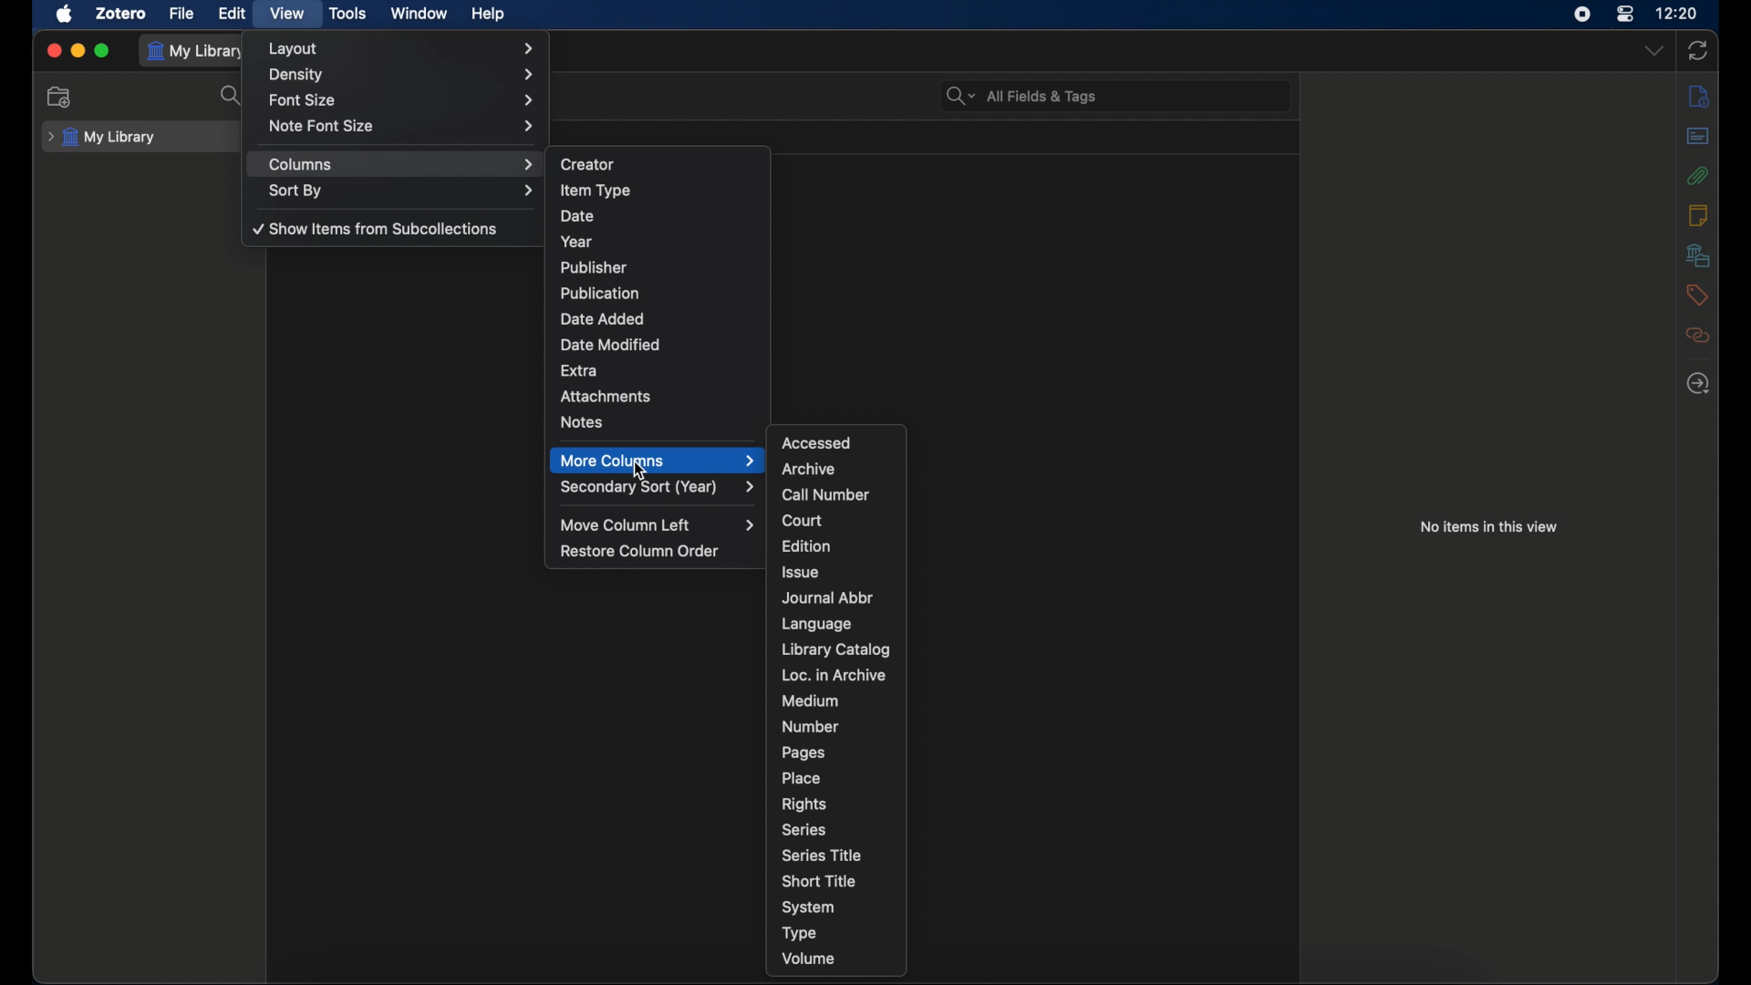  I want to click on accessed, so click(816, 442).